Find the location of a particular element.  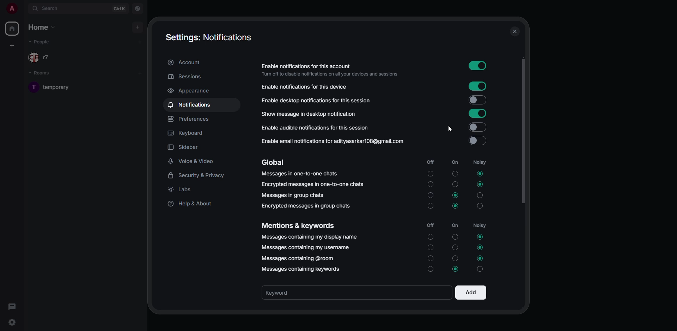

enabled is located at coordinates (478, 114).